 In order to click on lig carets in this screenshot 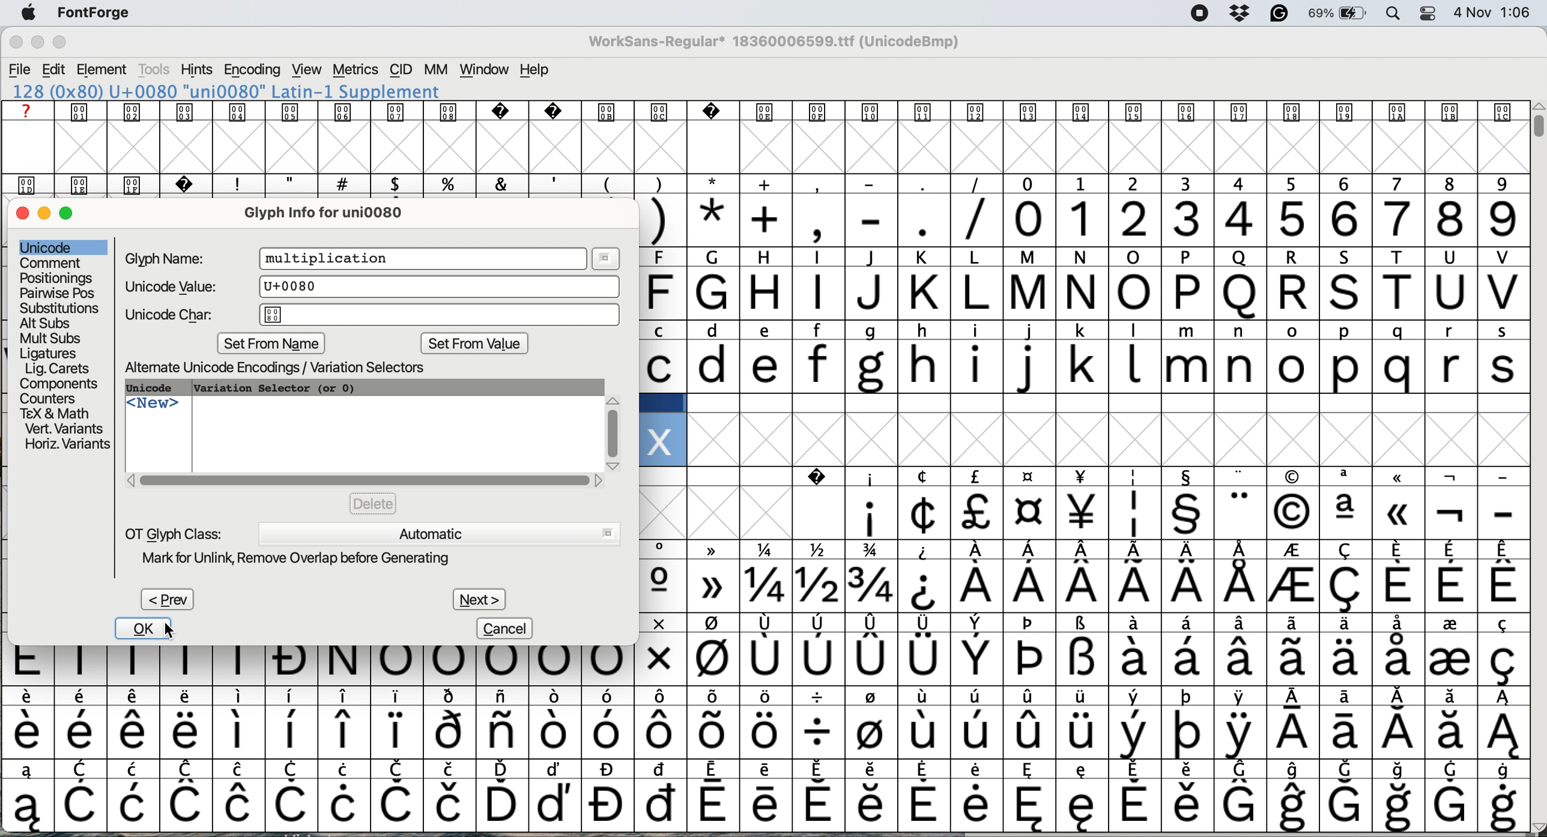, I will do `click(56, 368)`.